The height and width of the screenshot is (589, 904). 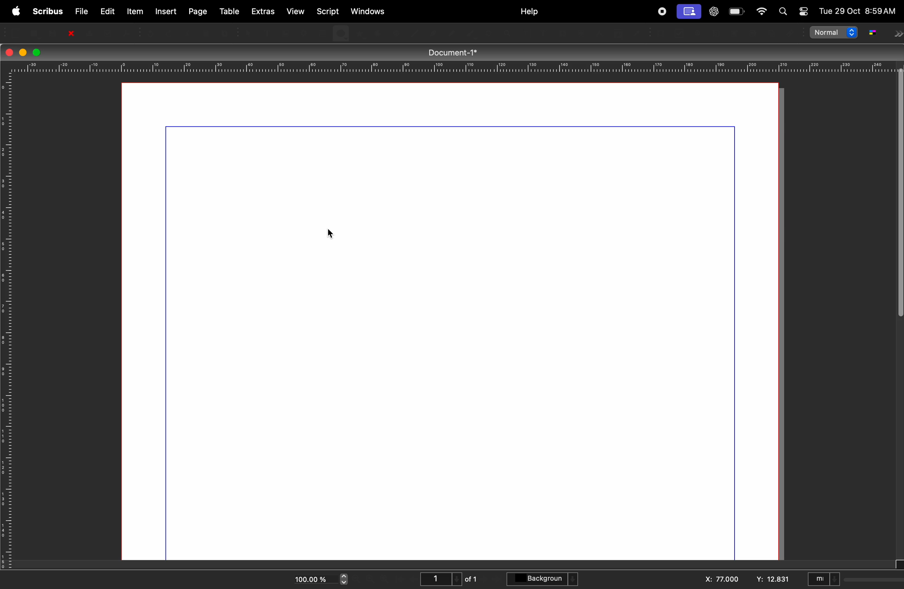 What do you see at coordinates (690, 12) in the screenshot?
I see `cast` at bounding box center [690, 12].